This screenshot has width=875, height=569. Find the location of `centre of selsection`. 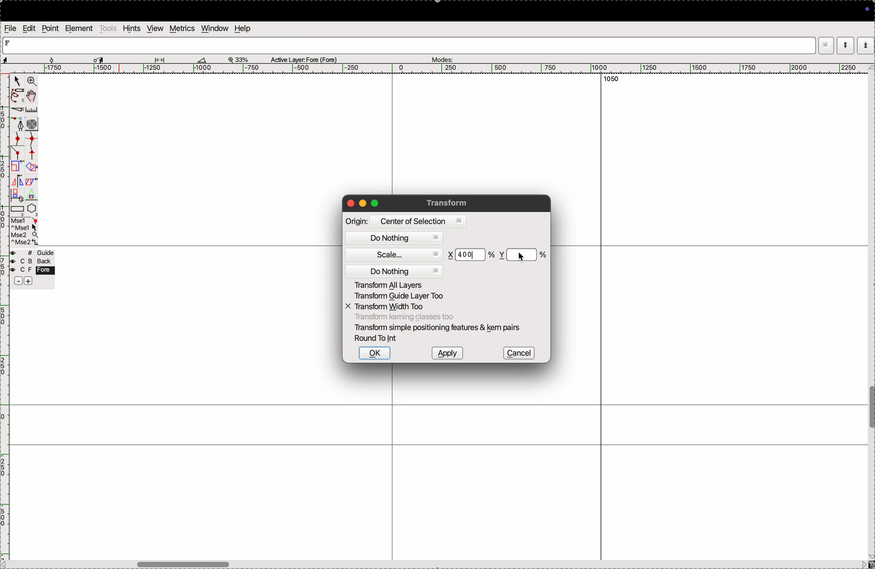

centre of selsection is located at coordinates (417, 221).